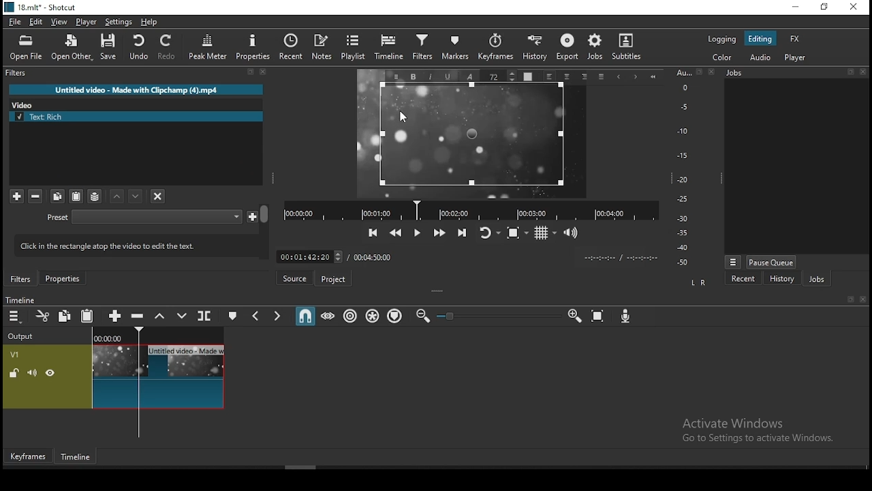 The width and height of the screenshot is (872, 491). What do you see at coordinates (850, 72) in the screenshot?
I see `Detach` at bounding box center [850, 72].